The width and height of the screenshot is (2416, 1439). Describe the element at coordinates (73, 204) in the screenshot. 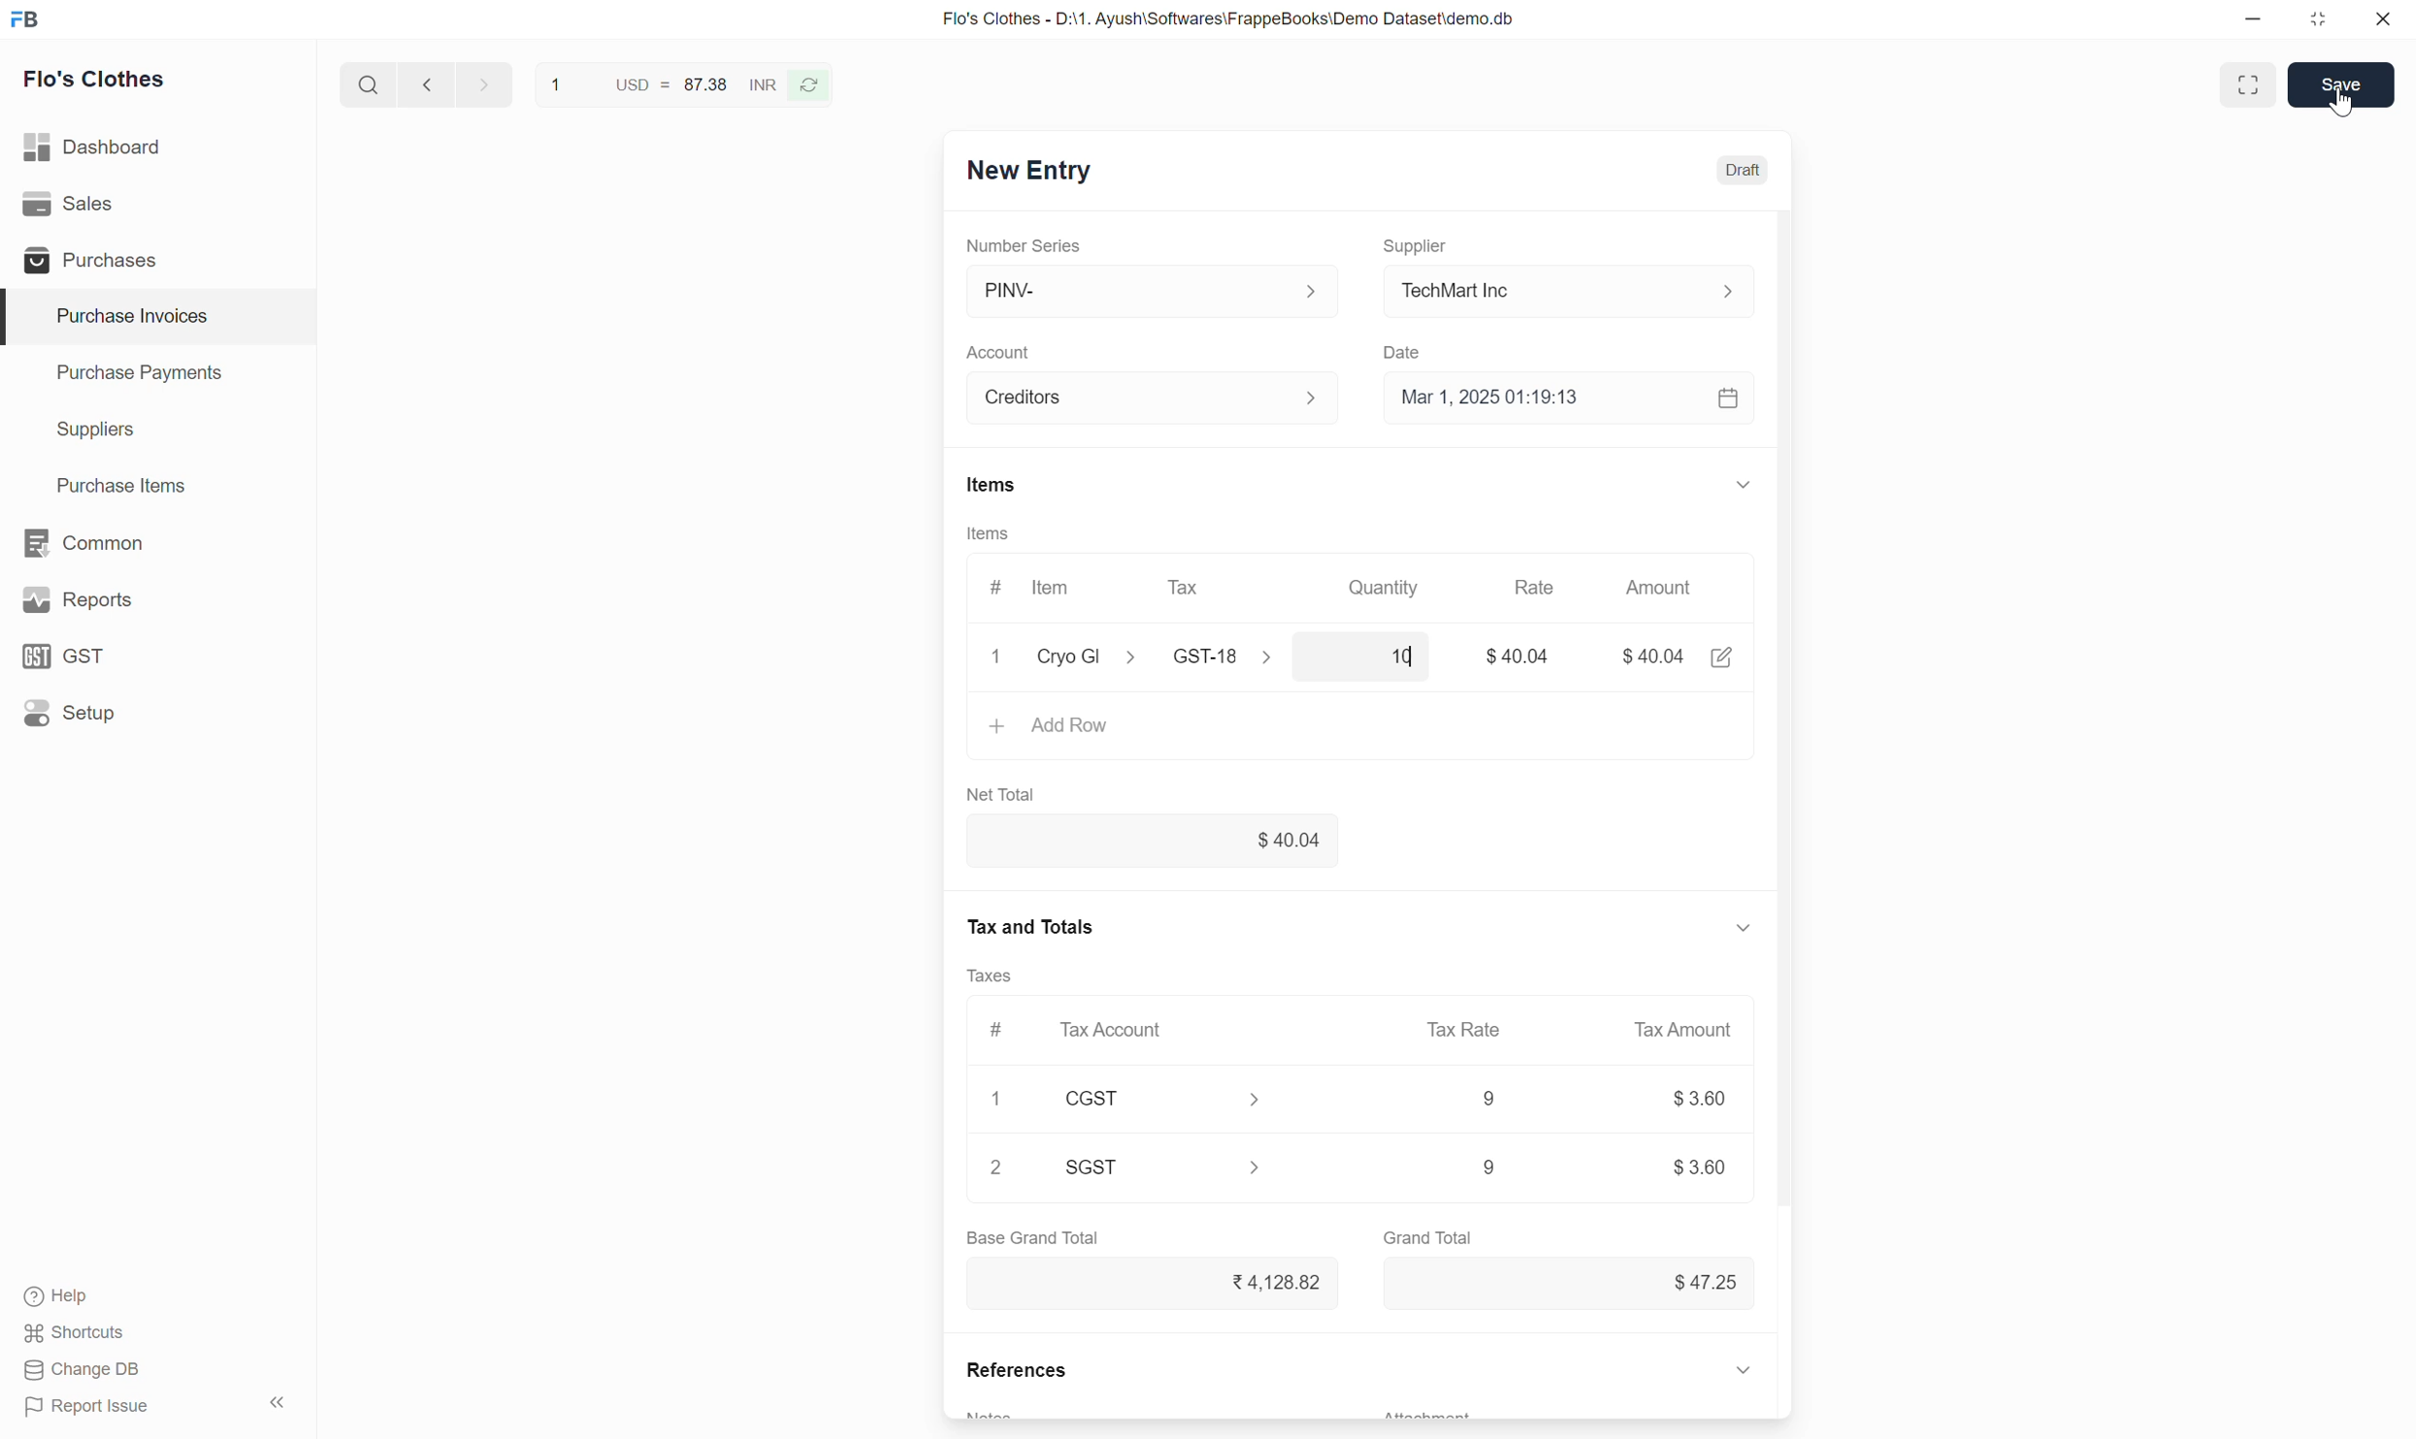

I see `Sales` at that location.